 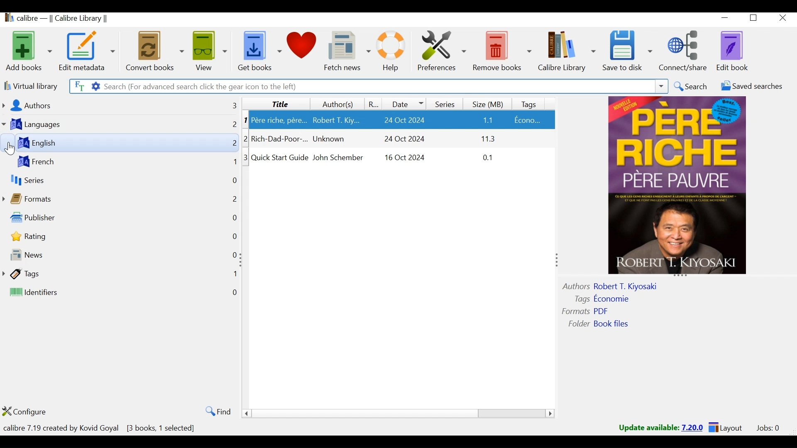 I want to click on find, so click(x=215, y=411).